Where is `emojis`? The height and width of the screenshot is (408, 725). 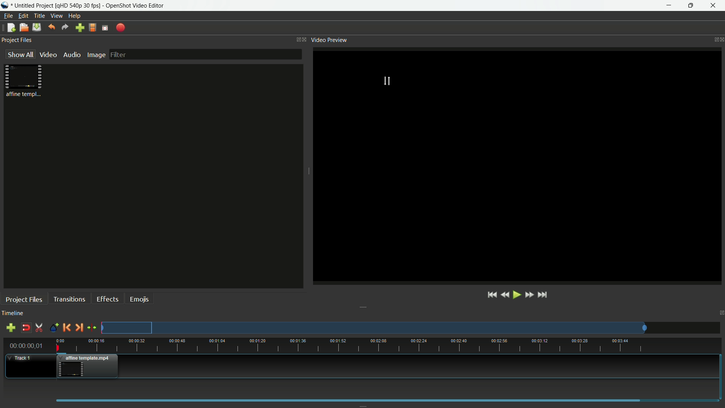 emojis is located at coordinates (140, 300).